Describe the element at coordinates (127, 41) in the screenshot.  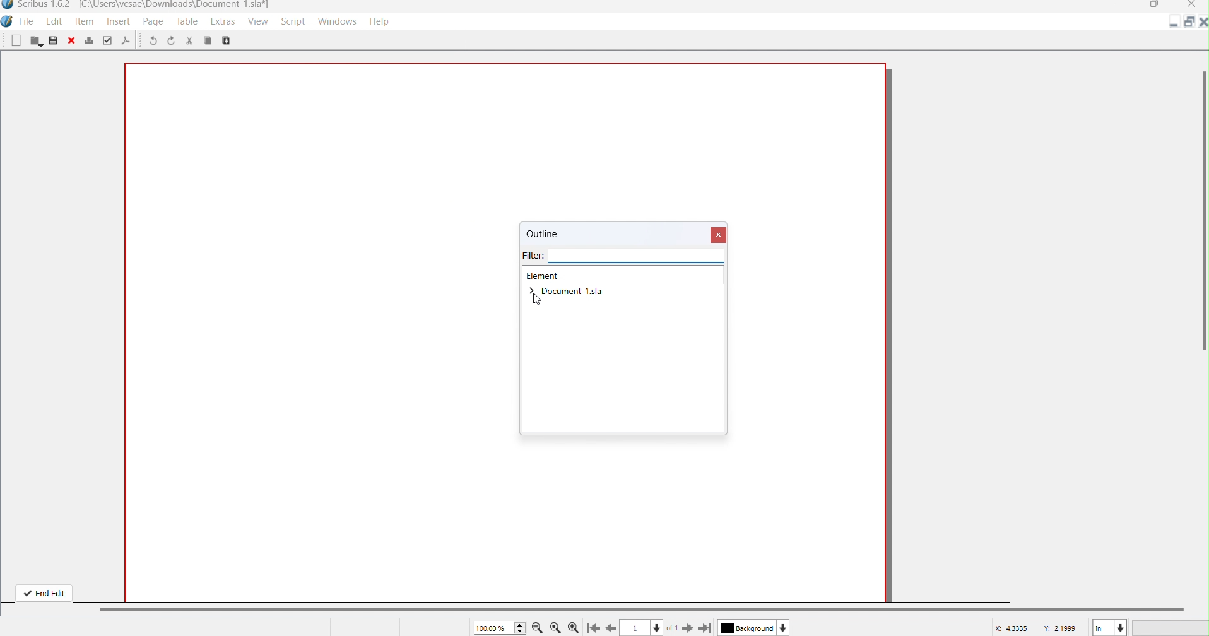
I see `` at that location.